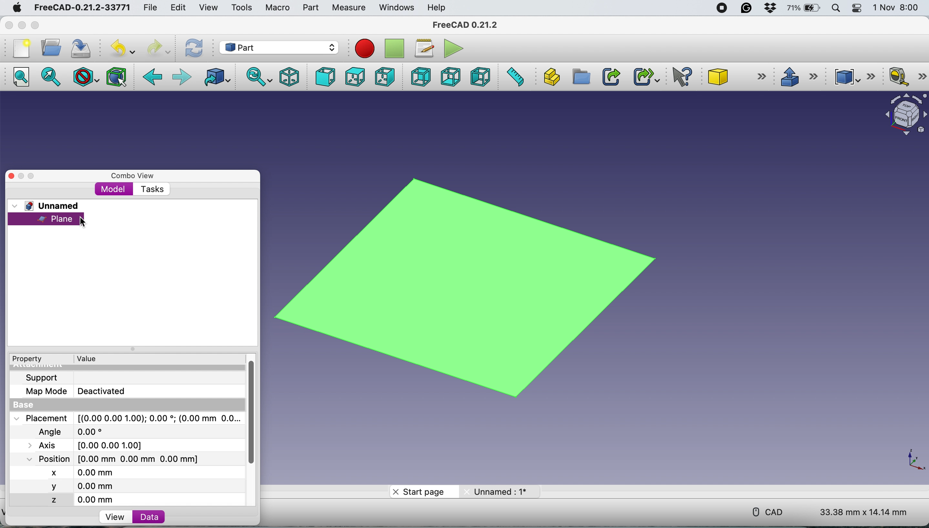 This screenshot has height=528, width=929. What do you see at coordinates (73, 392) in the screenshot?
I see `Map Mode Deactivated` at bounding box center [73, 392].